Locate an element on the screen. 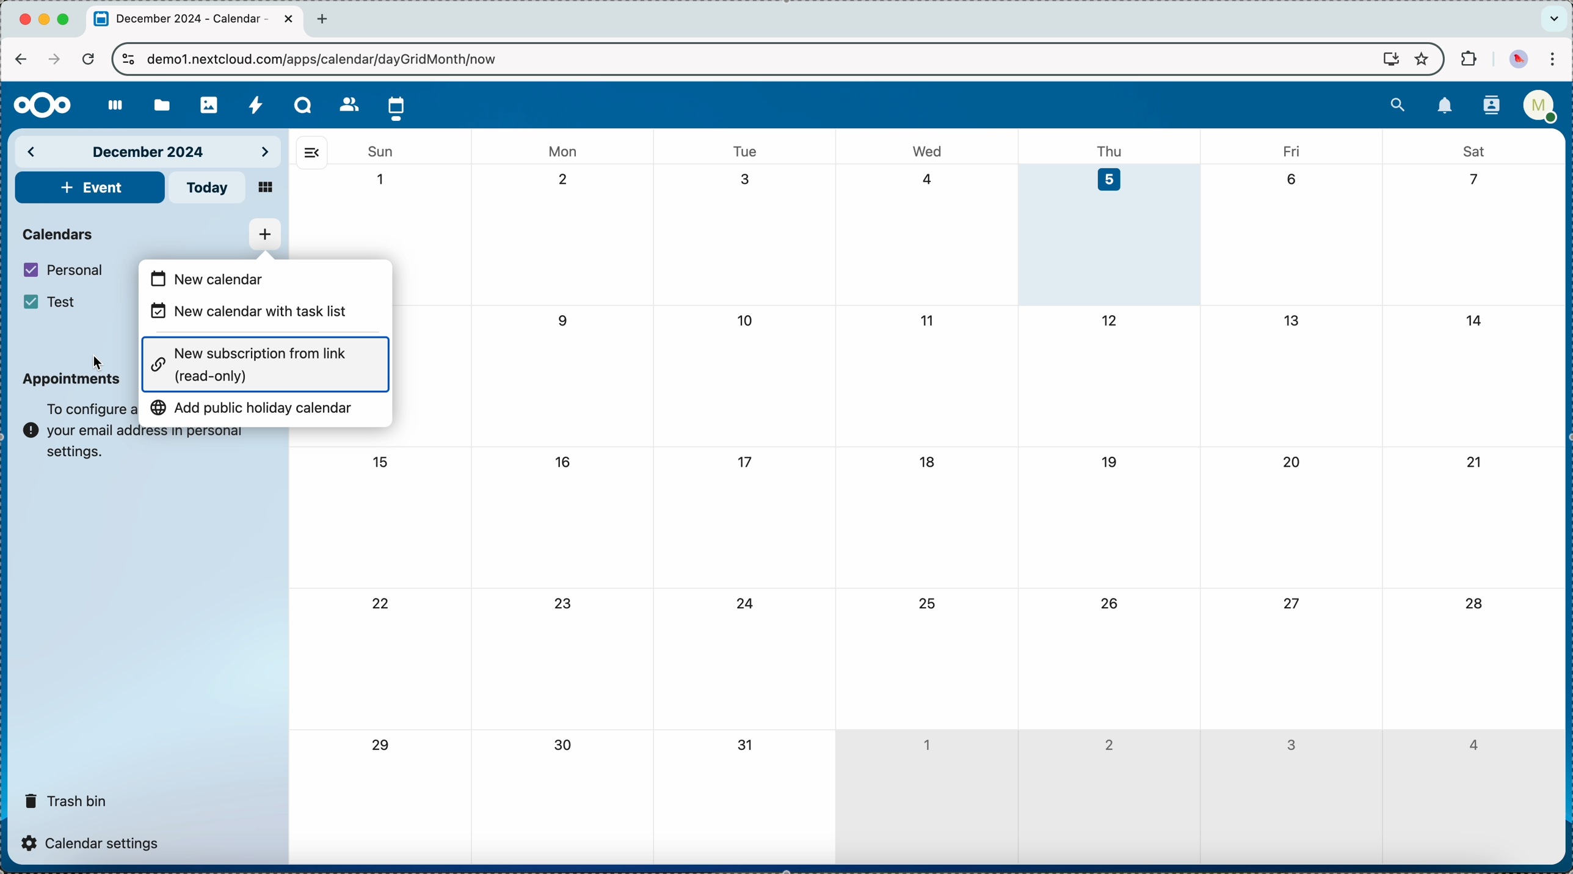 The width and height of the screenshot is (1573, 874). personal is located at coordinates (66, 270).